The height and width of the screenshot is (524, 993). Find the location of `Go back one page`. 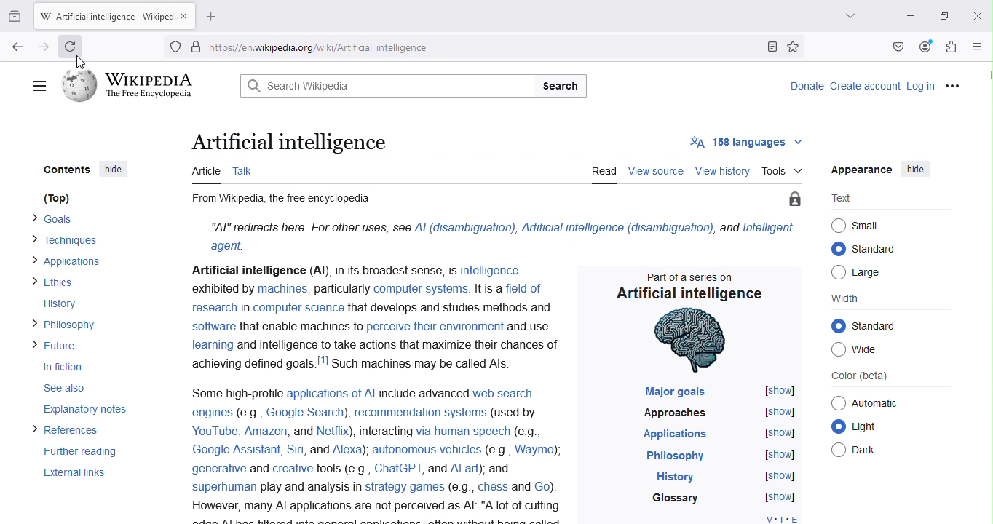

Go back one page is located at coordinates (44, 47).